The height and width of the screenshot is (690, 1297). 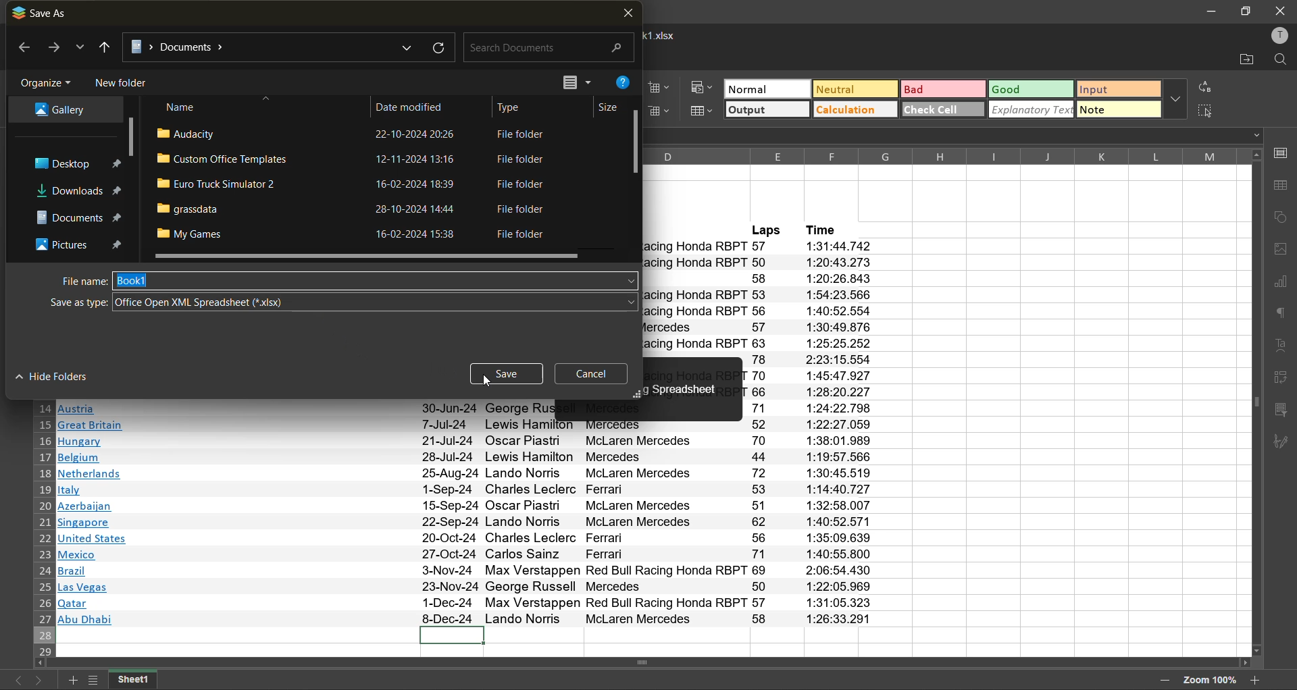 I want to click on hide folders, so click(x=53, y=376).